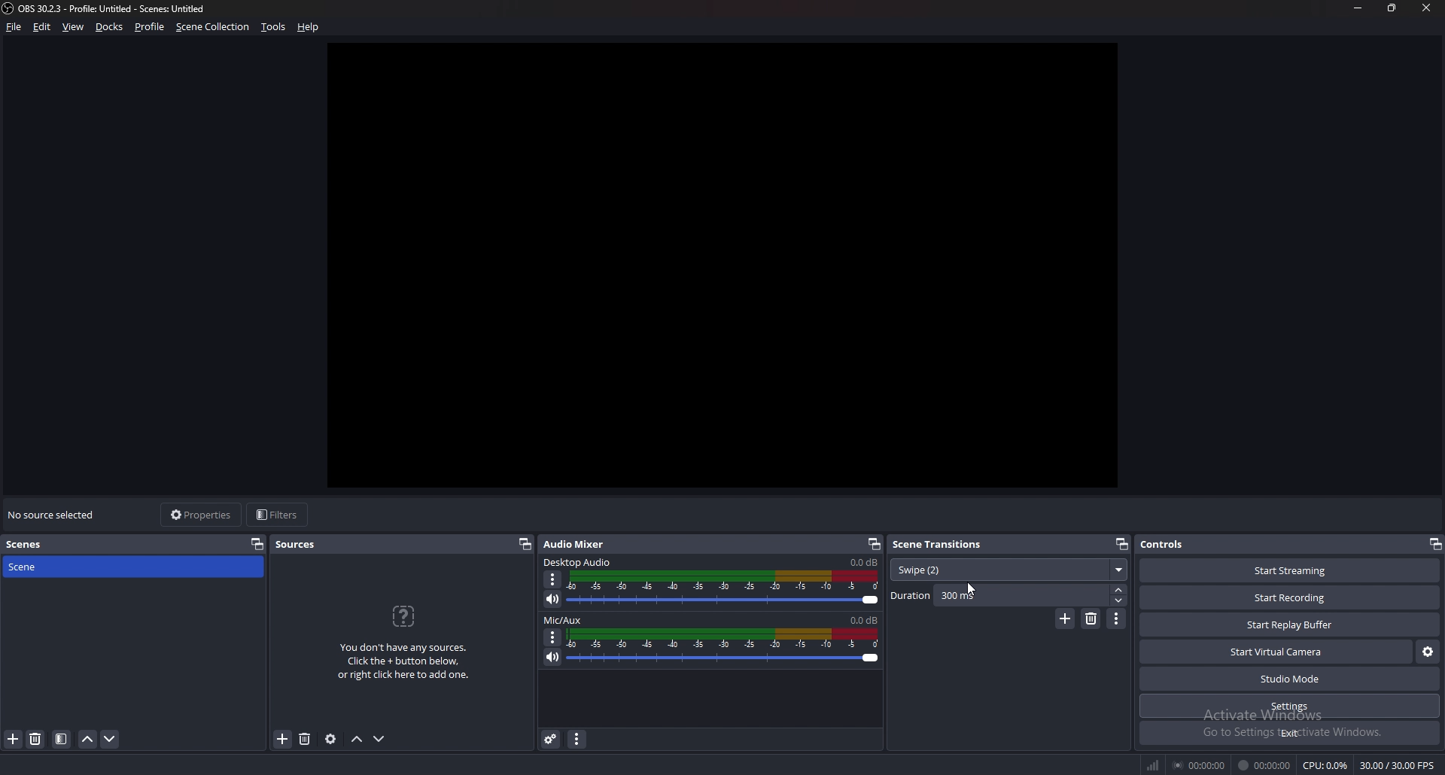  I want to click on stream duration, so click(1200, 764).